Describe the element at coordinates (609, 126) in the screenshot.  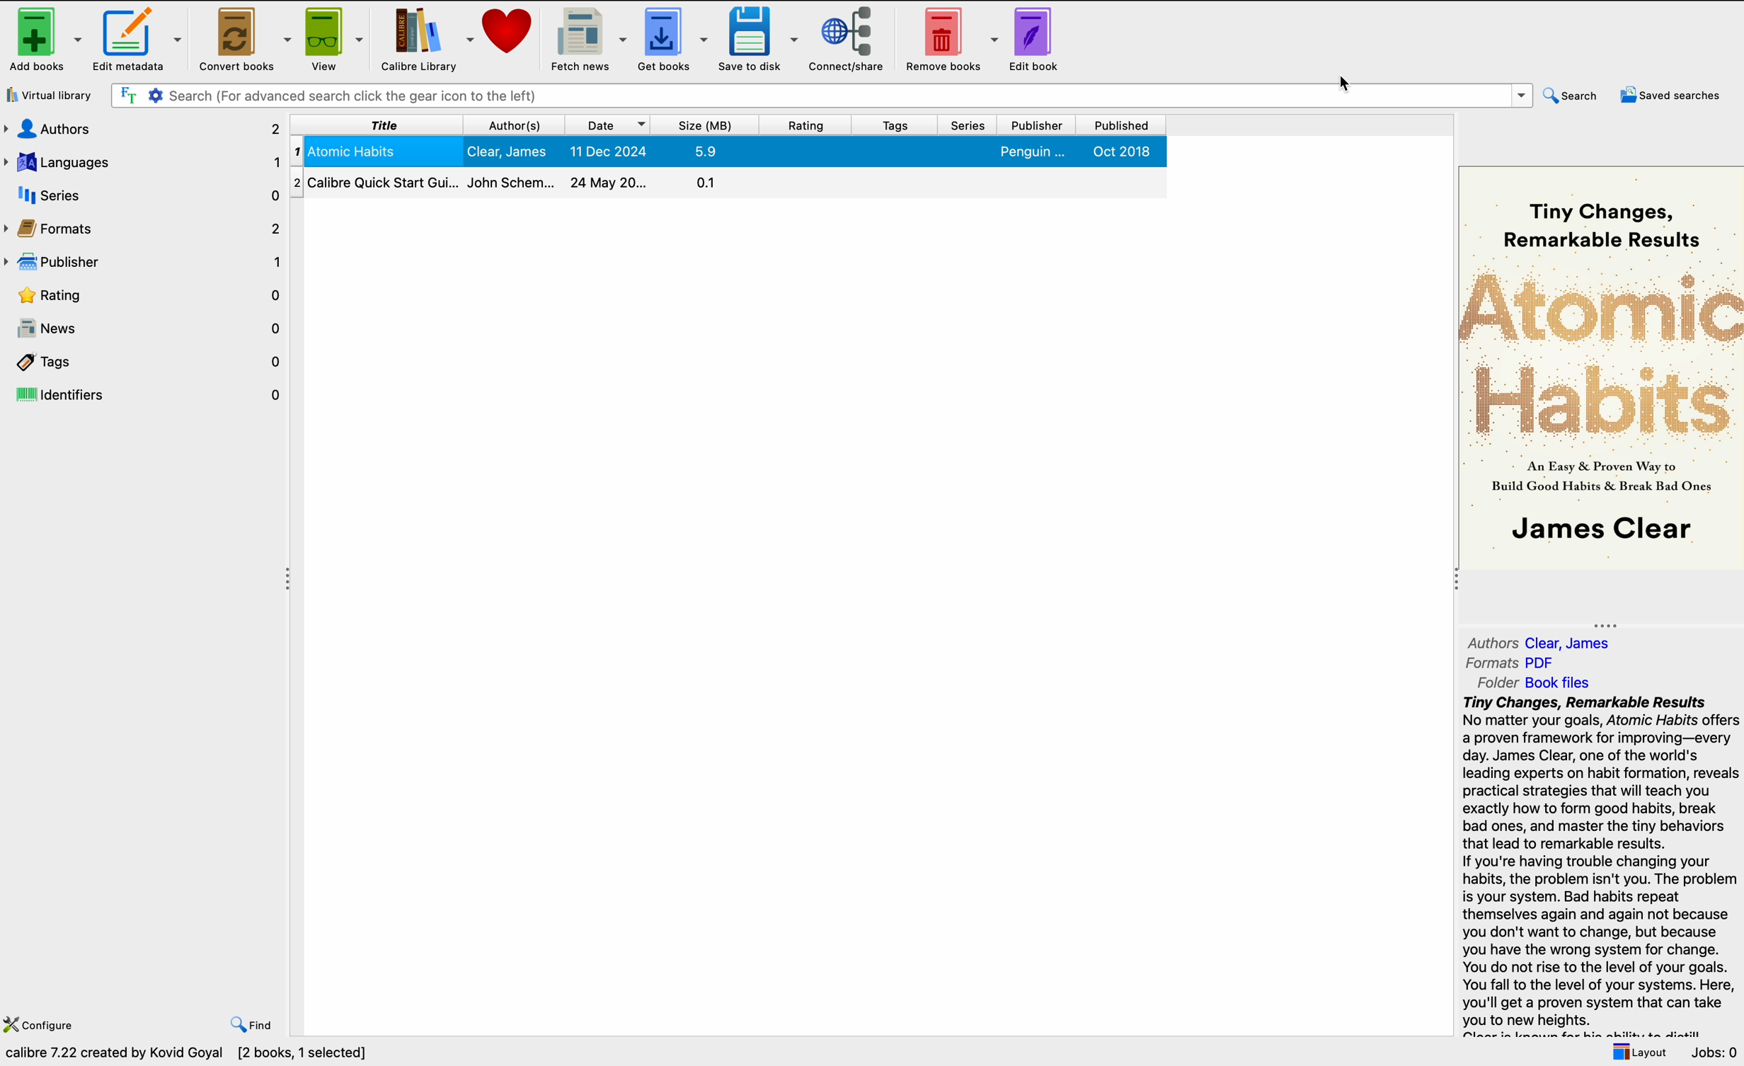
I see `date` at that location.